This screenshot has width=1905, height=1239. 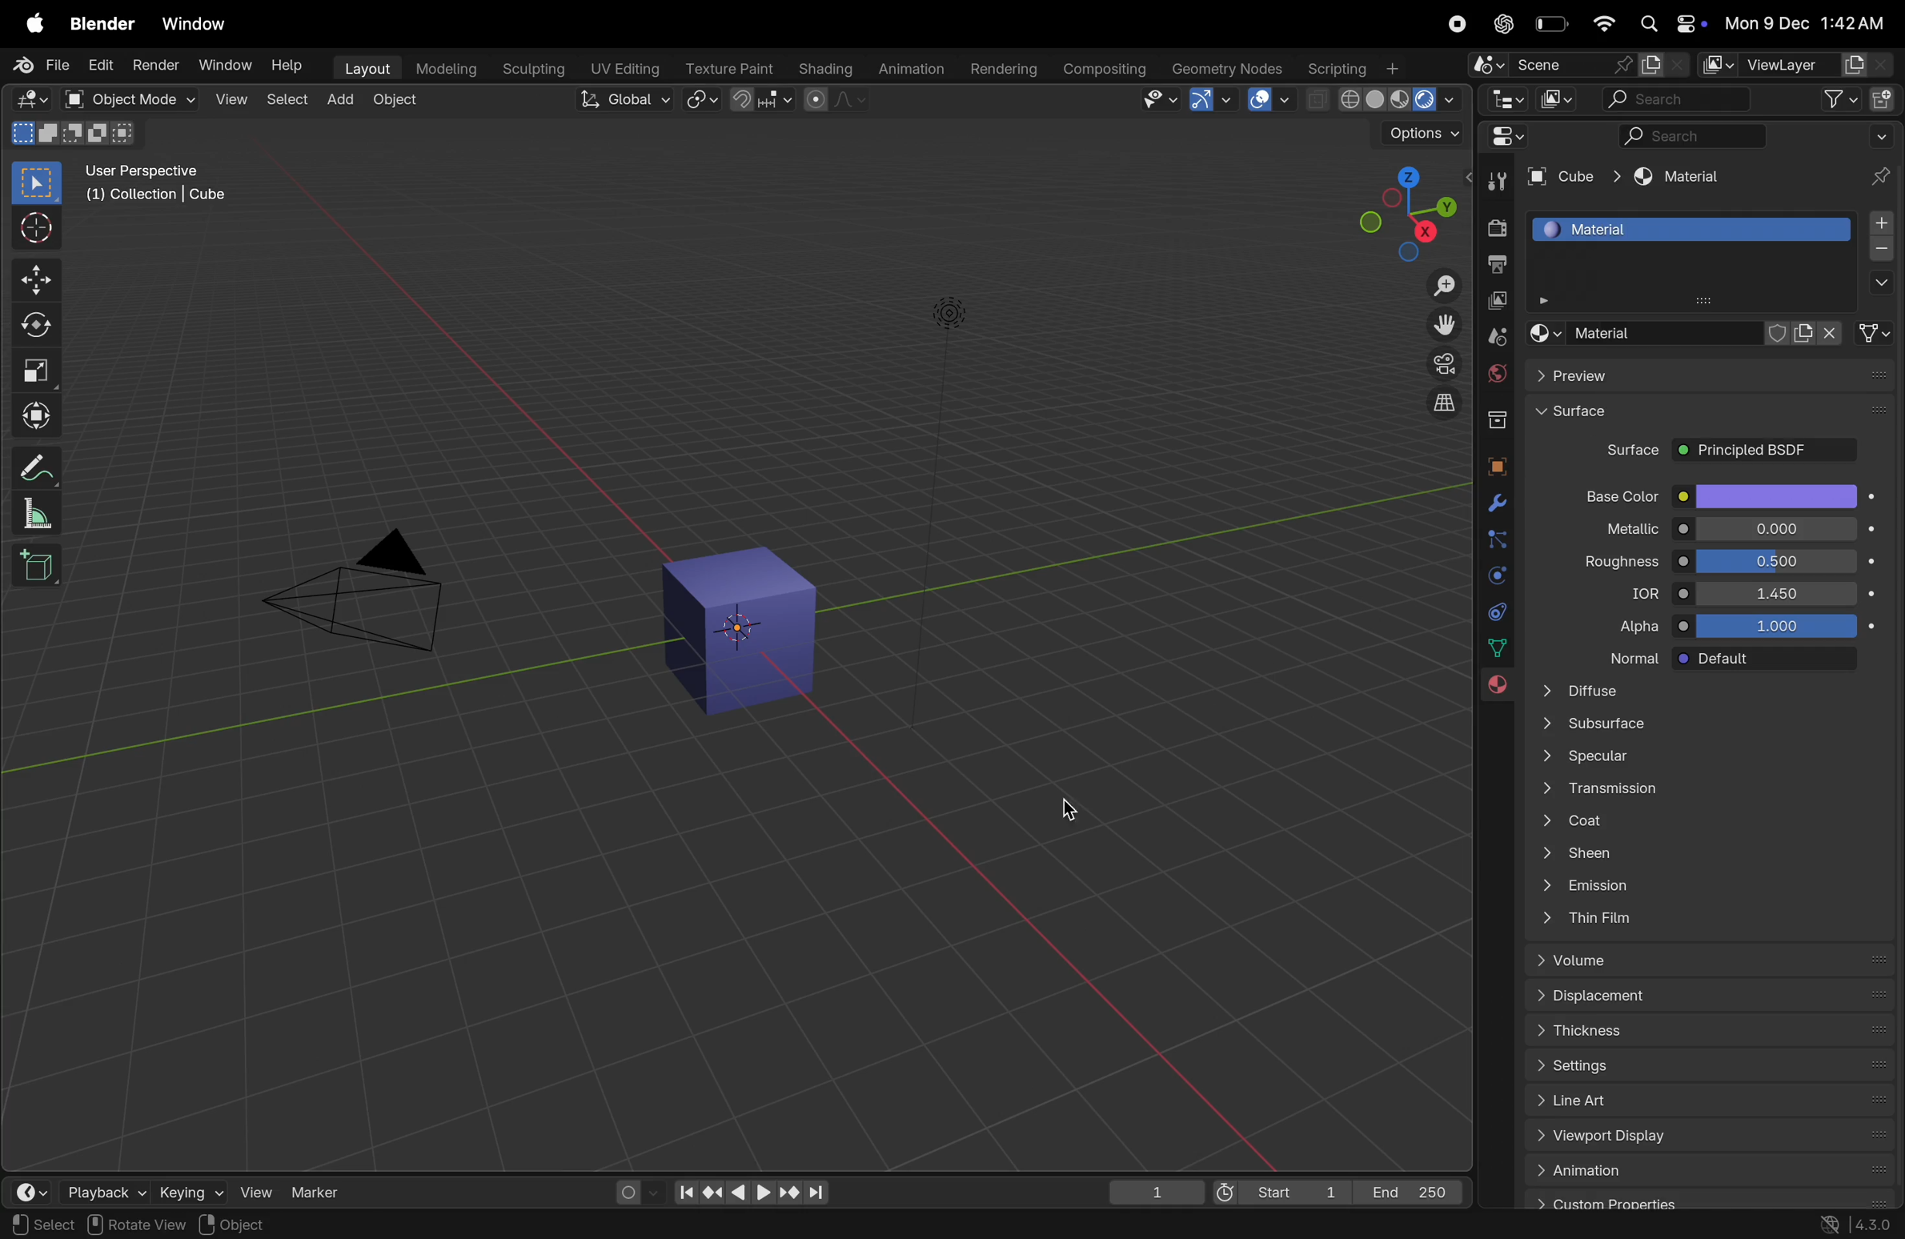 I want to click on coat, so click(x=1698, y=824).